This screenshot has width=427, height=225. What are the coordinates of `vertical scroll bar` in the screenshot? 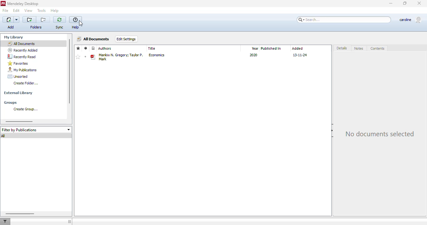 It's located at (70, 71).